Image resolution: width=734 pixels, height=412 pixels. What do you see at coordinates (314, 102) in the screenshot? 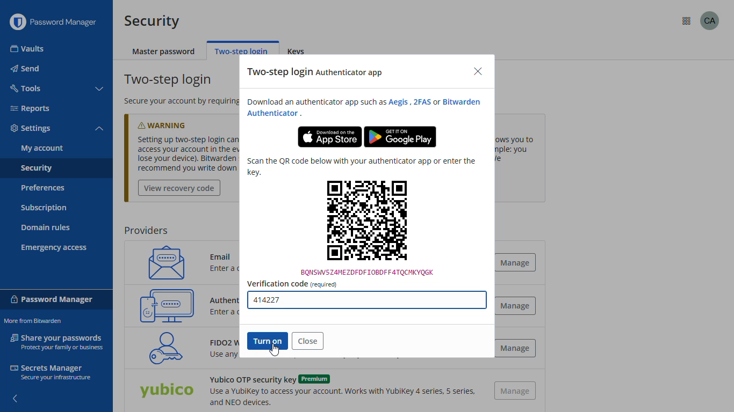
I see `download an authenticator app such as` at bounding box center [314, 102].